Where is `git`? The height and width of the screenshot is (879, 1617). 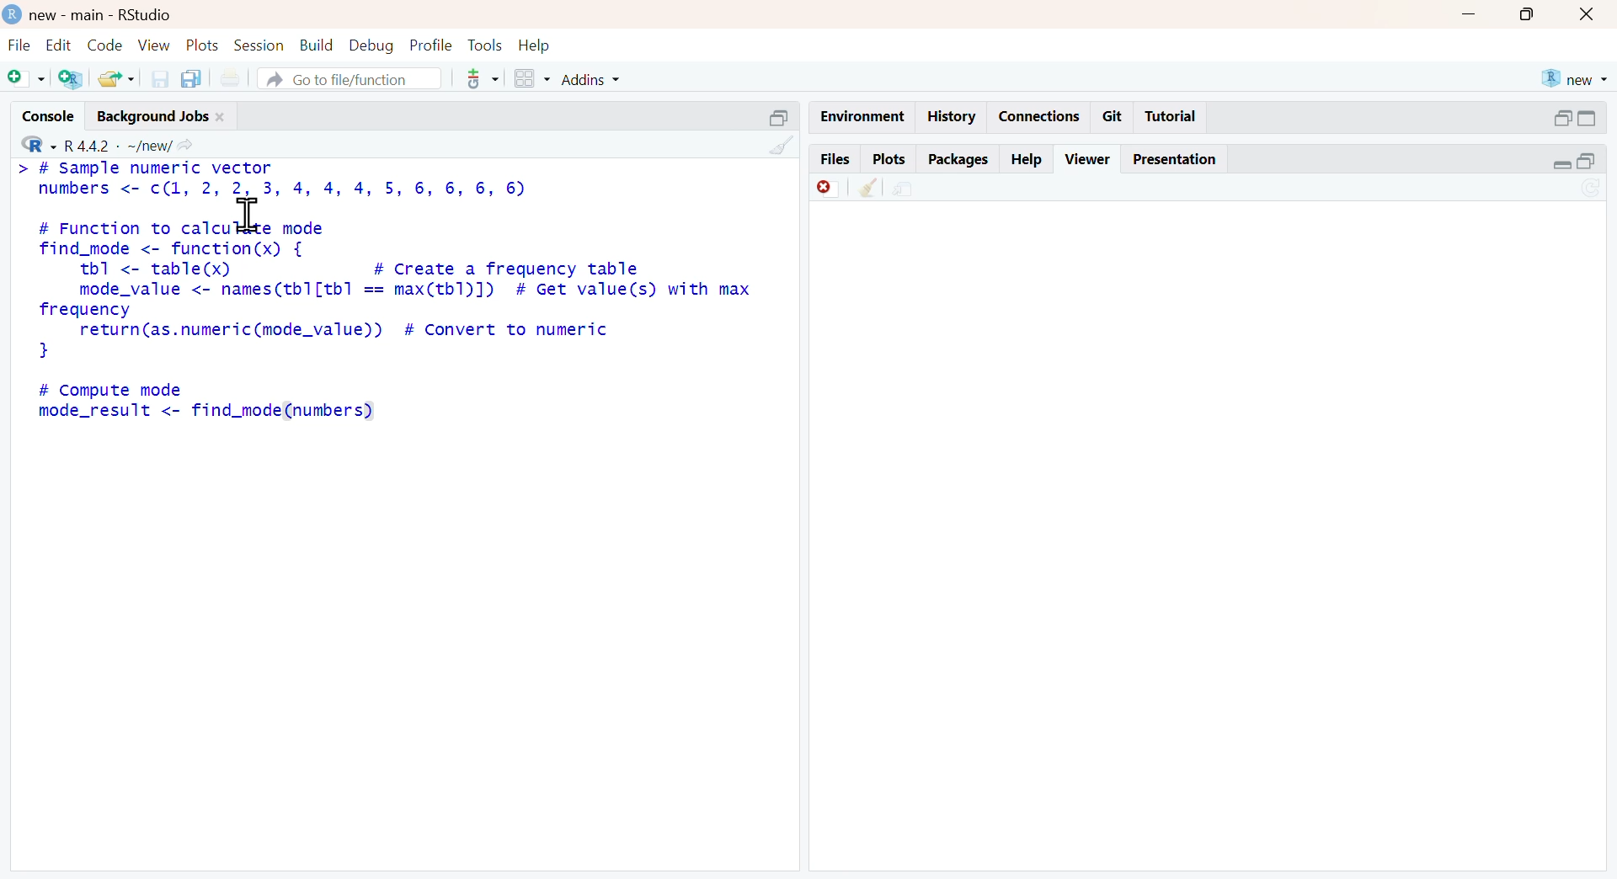 git is located at coordinates (1113, 115).